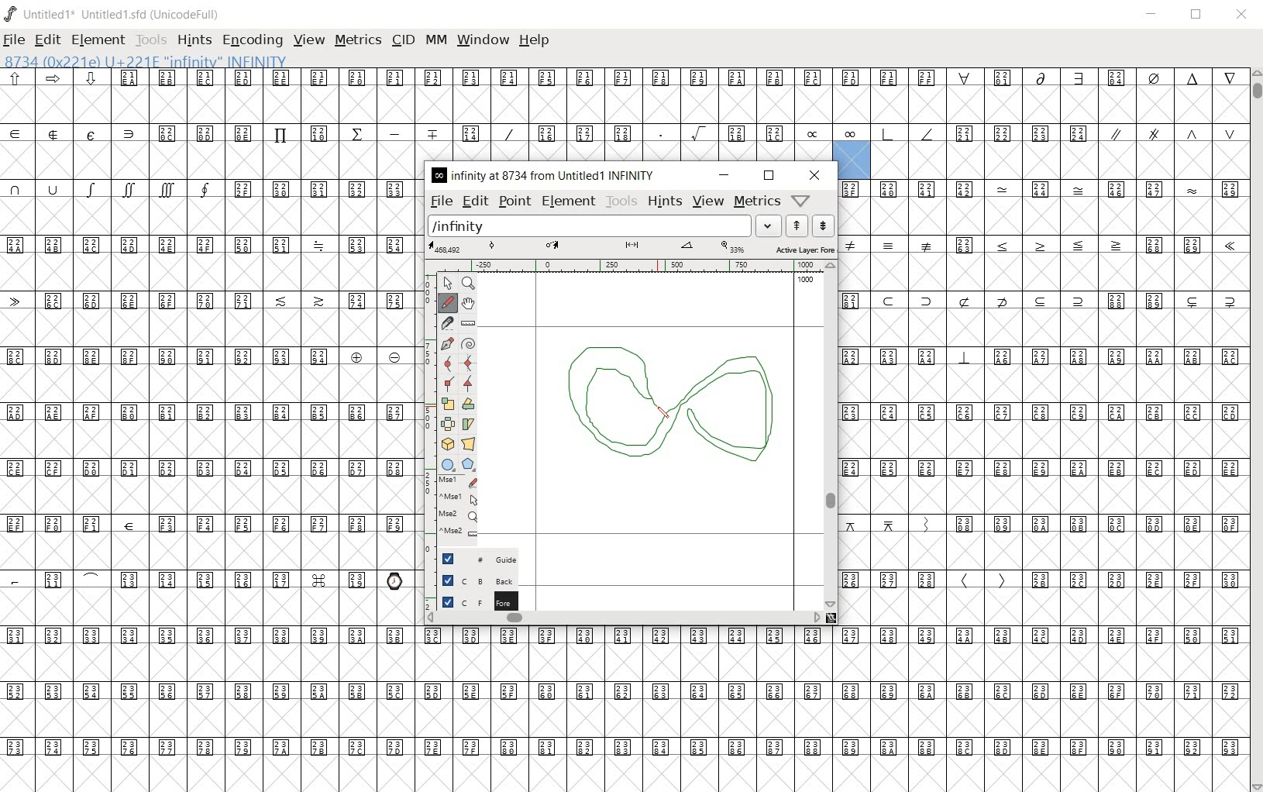  Describe the element at coordinates (447, 402) in the screenshot. I see `scale the selection` at that location.